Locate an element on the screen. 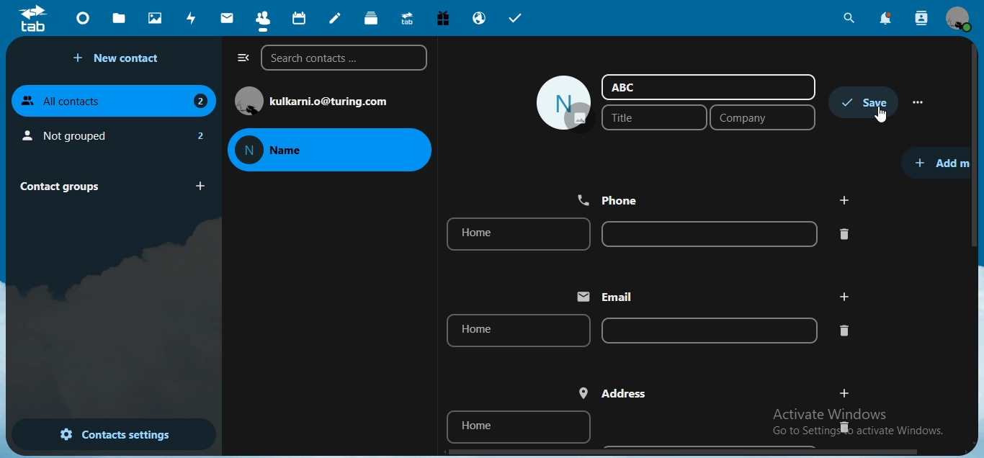 This screenshot has height=458, width=984. home is located at coordinates (519, 426).